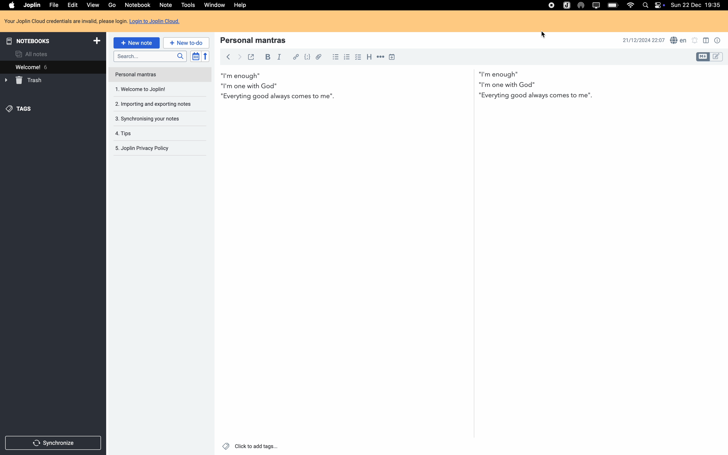 This screenshot has height=455, width=728. What do you see at coordinates (112, 5) in the screenshot?
I see `go` at bounding box center [112, 5].